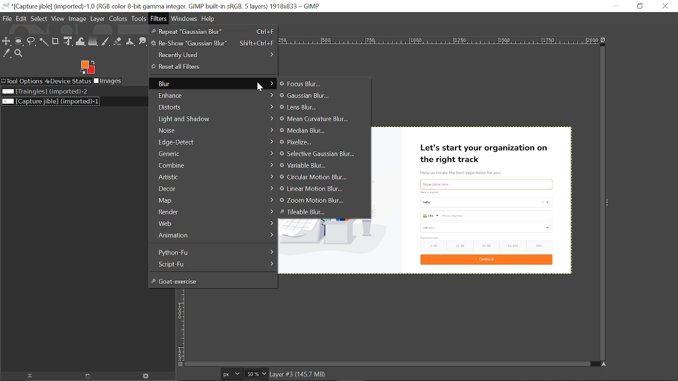 This screenshot has width=678, height=381. What do you see at coordinates (90, 376) in the screenshot?
I see `Create a new display for this image` at bounding box center [90, 376].